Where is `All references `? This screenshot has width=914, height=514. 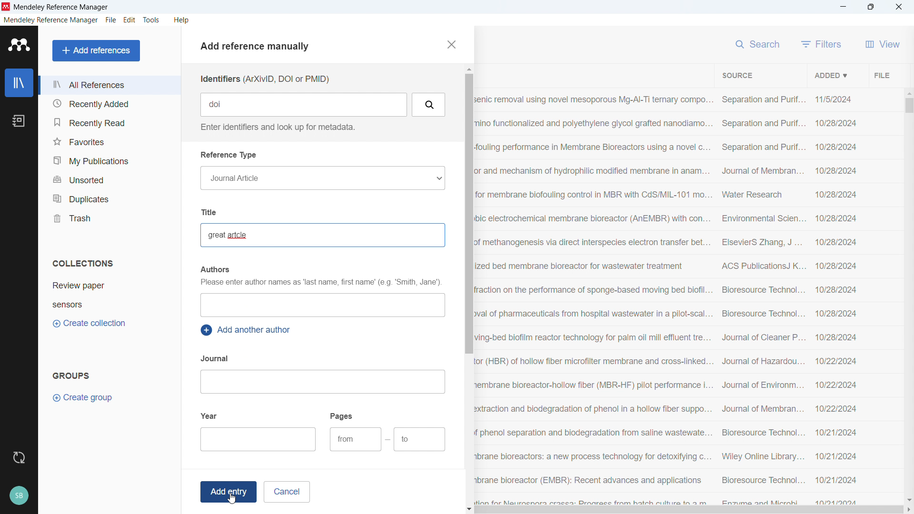 All references  is located at coordinates (109, 85).